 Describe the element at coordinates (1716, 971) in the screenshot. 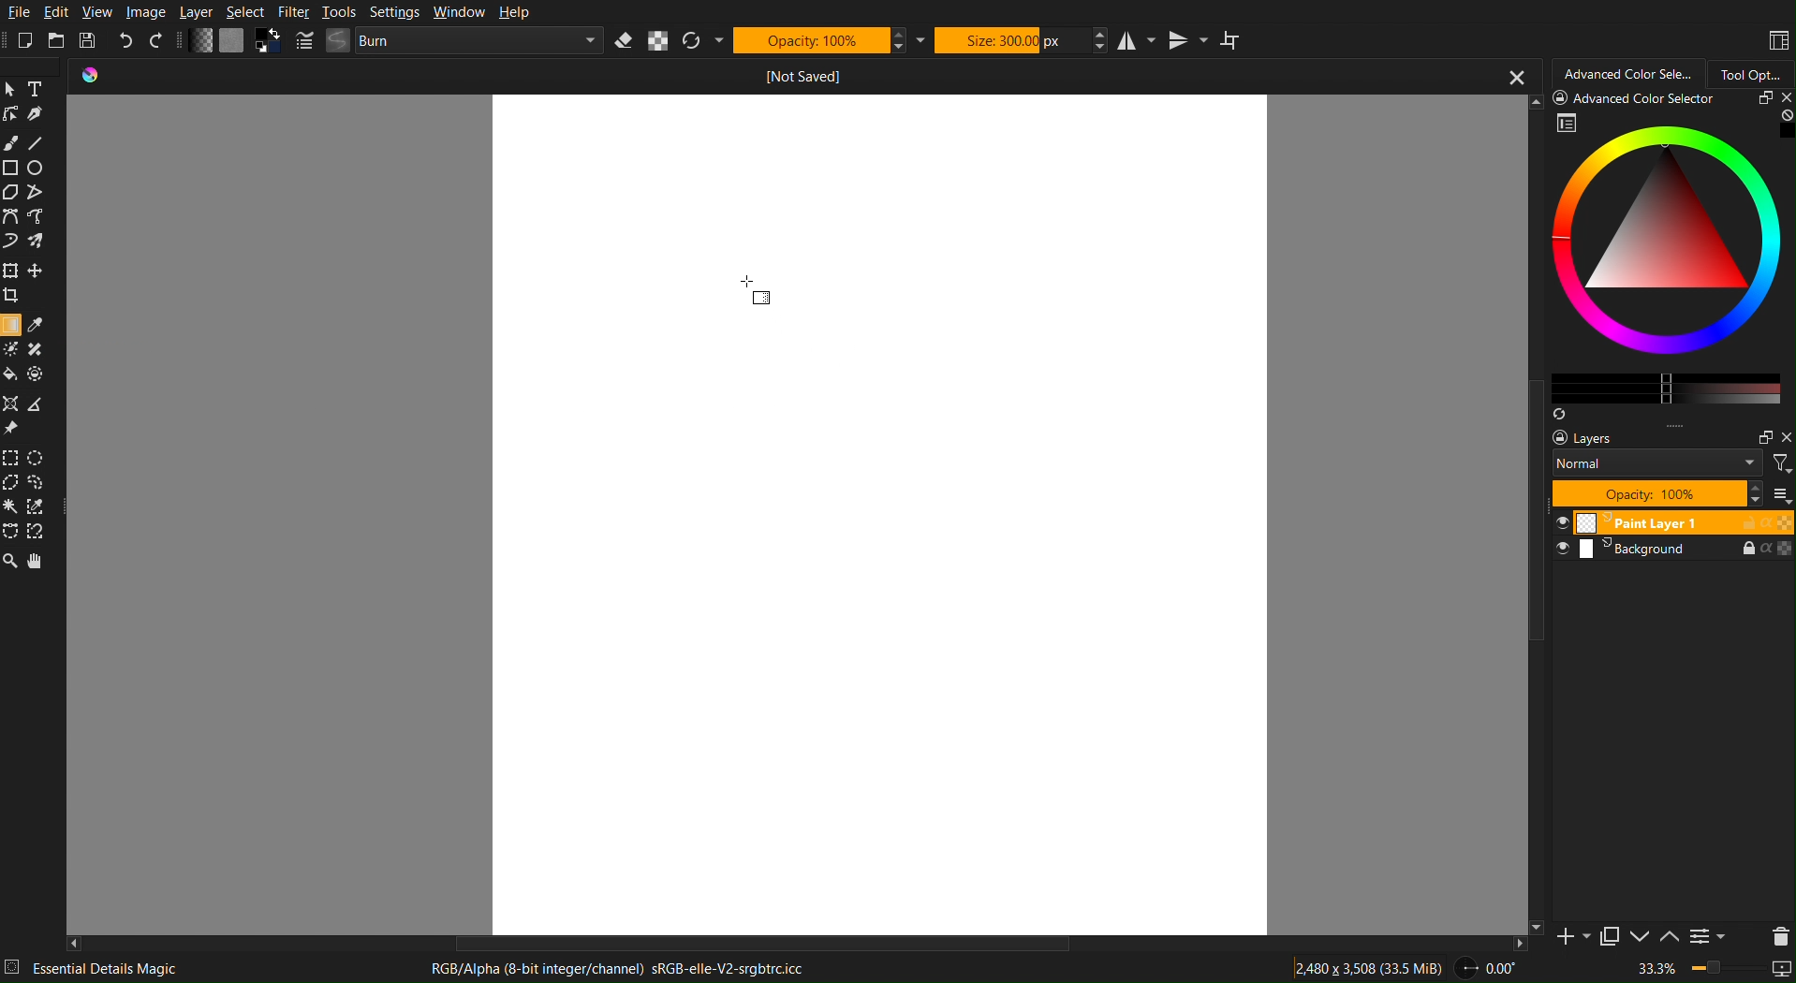

I see `Zoom` at that location.